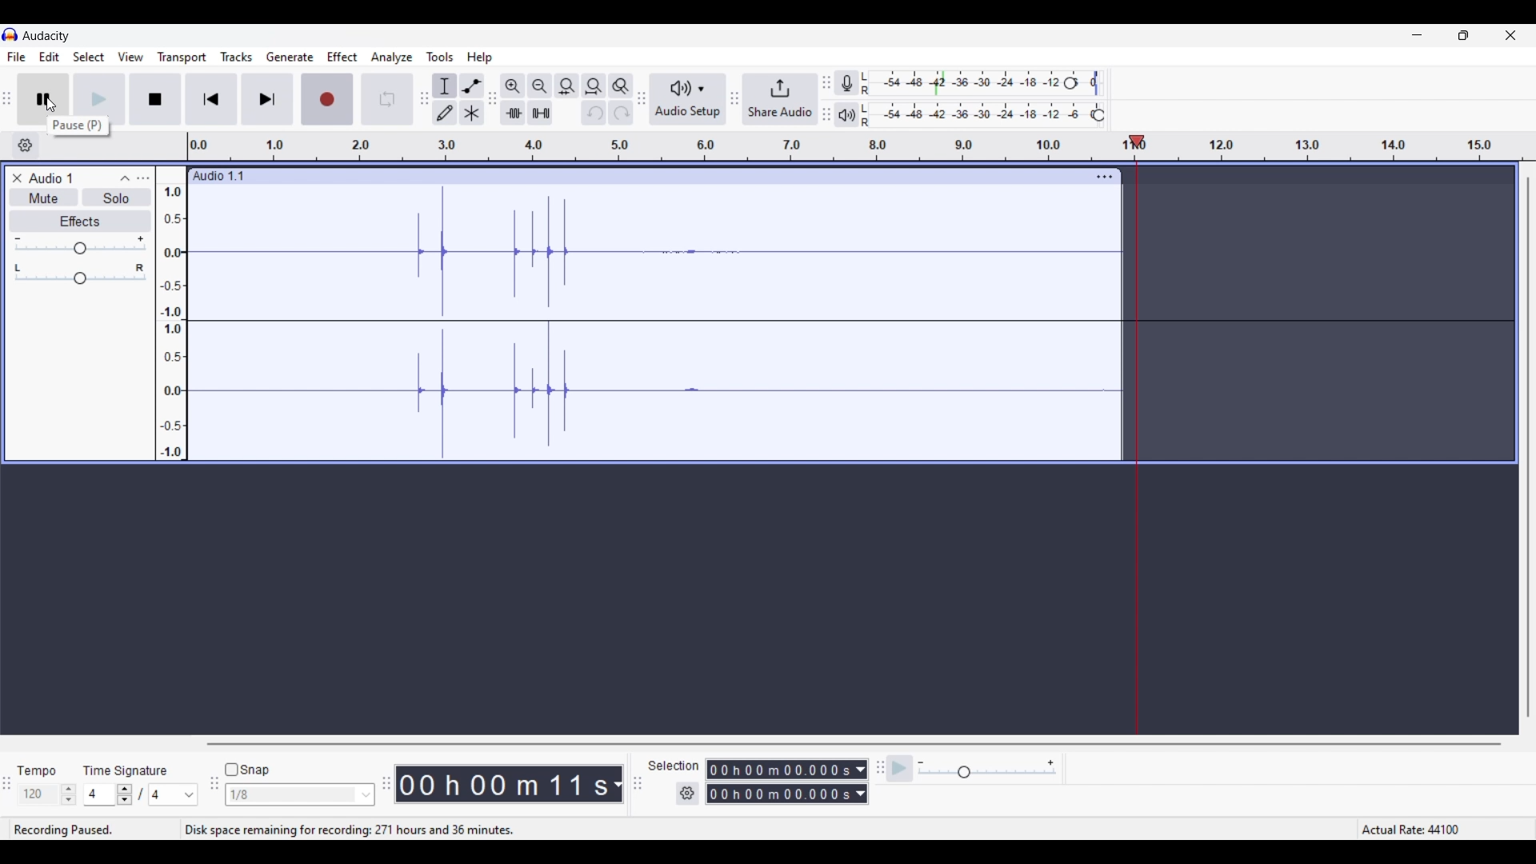  Describe the element at coordinates (1464, 34) in the screenshot. I see `Show interface in a smaller tab` at that location.